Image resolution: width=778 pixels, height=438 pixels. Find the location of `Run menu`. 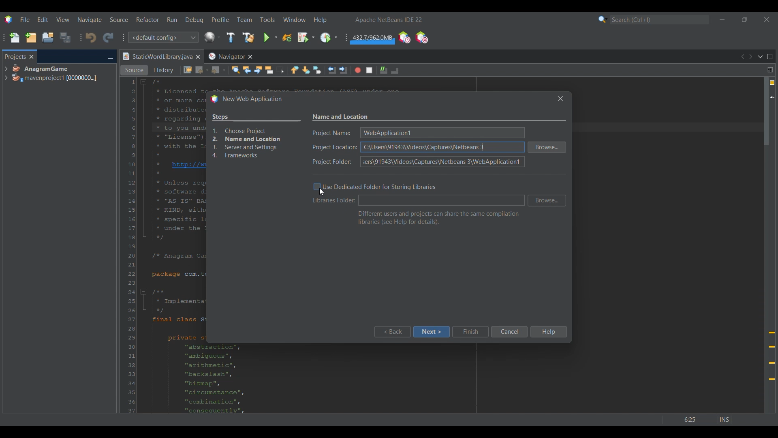

Run menu is located at coordinates (172, 19).